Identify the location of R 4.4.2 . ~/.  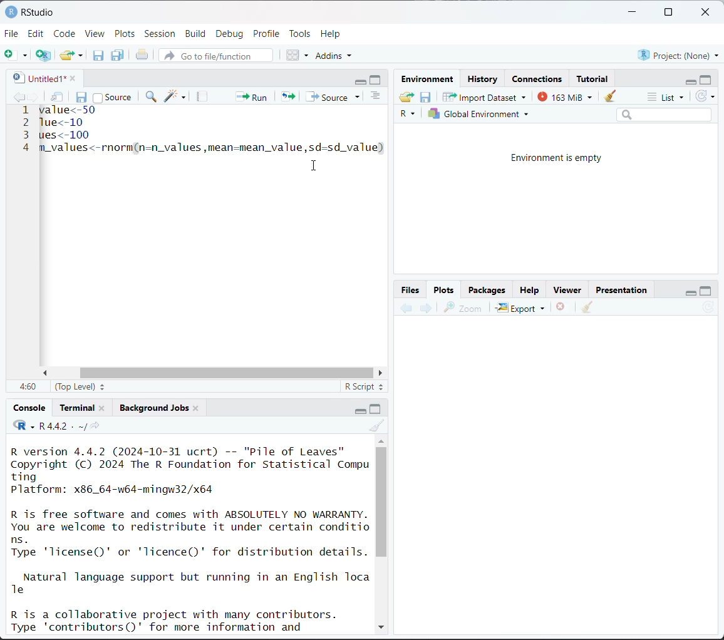
(62, 426).